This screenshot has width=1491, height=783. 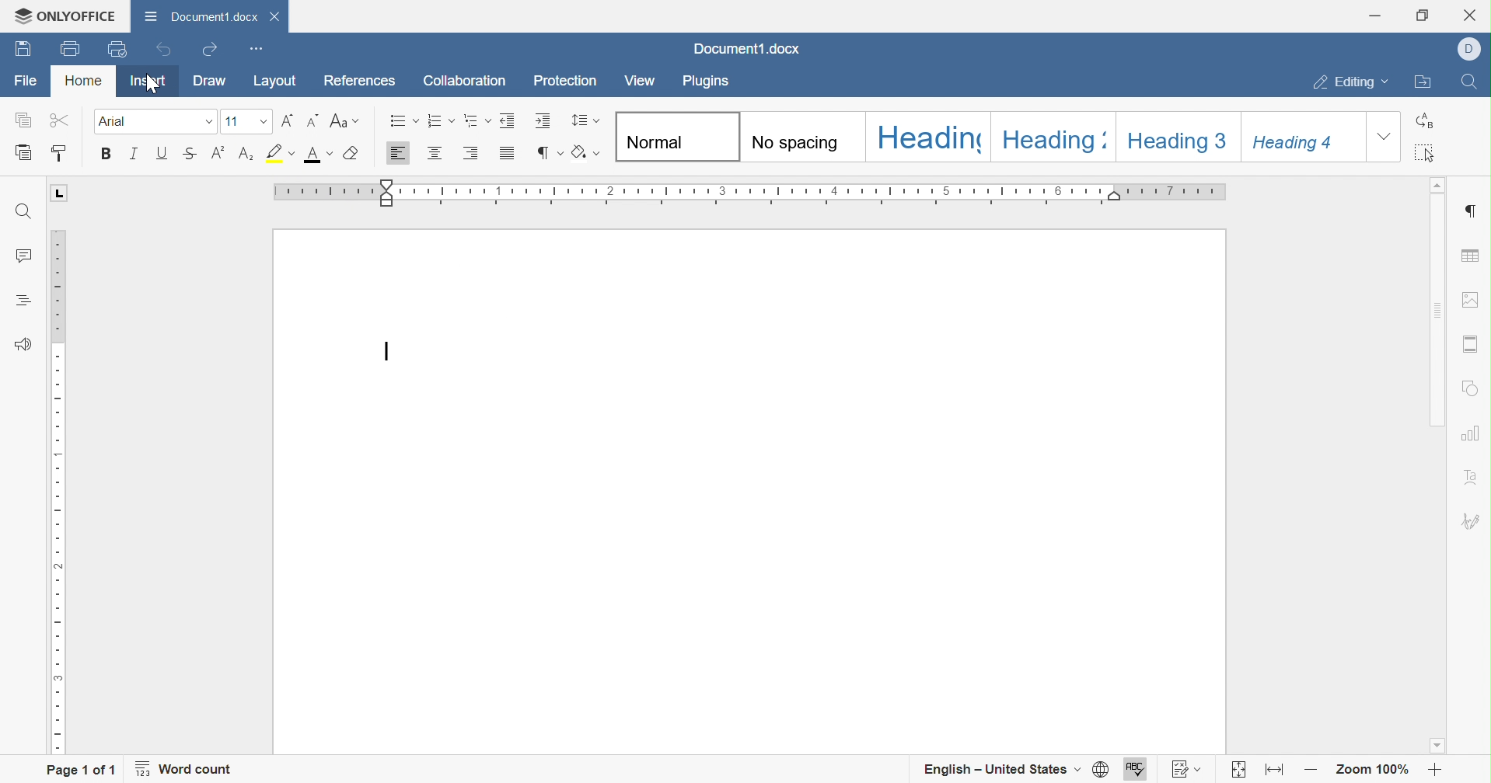 What do you see at coordinates (1137, 767) in the screenshot?
I see `Spell checking` at bounding box center [1137, 767].